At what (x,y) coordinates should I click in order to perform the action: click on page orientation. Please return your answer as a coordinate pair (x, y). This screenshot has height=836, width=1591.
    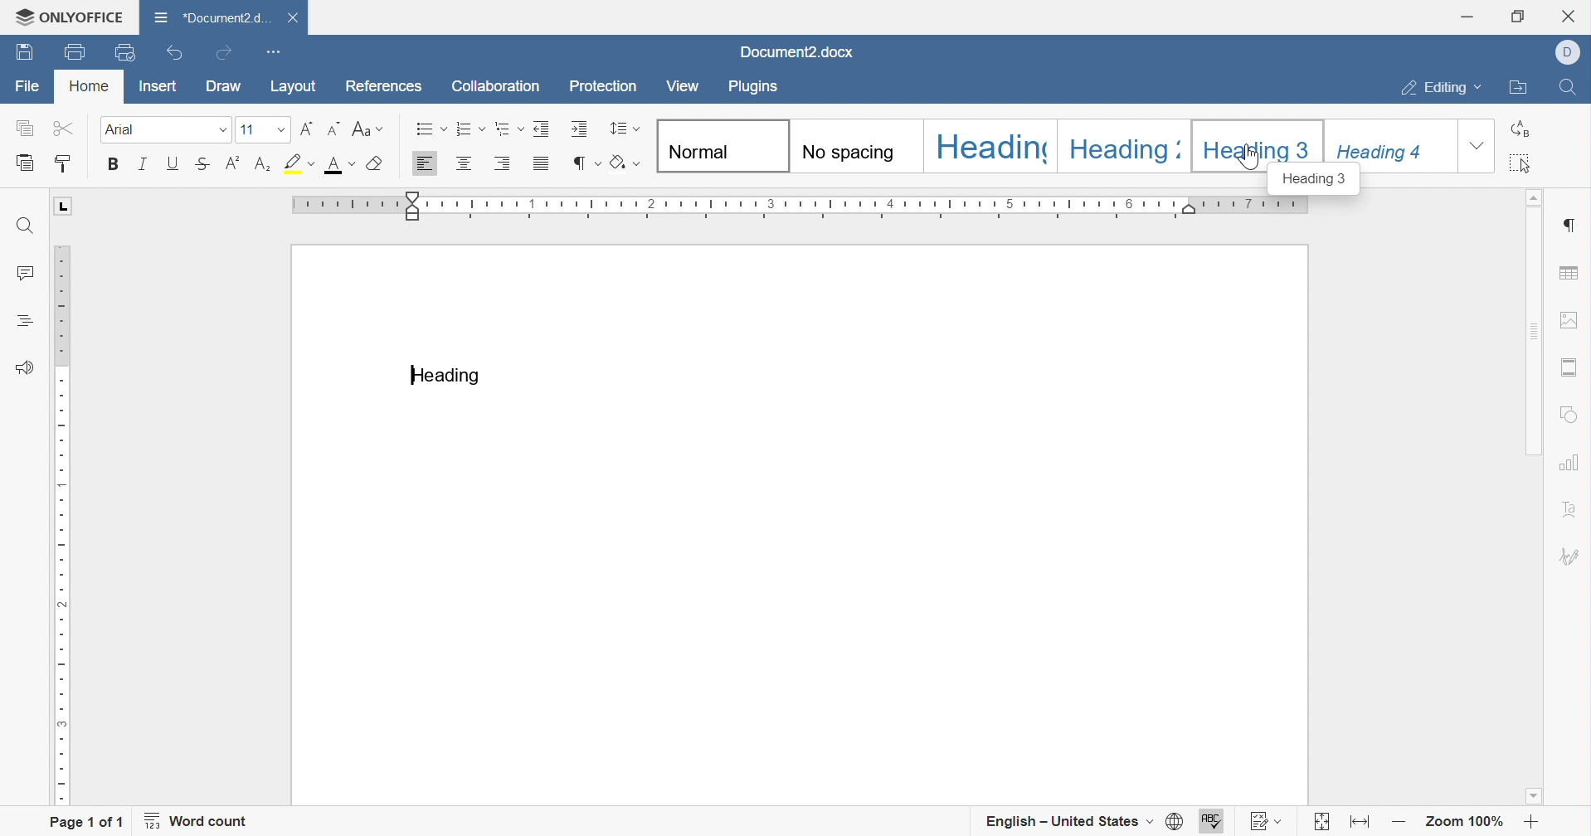
    Looking at the image, I should click on (63, 206).